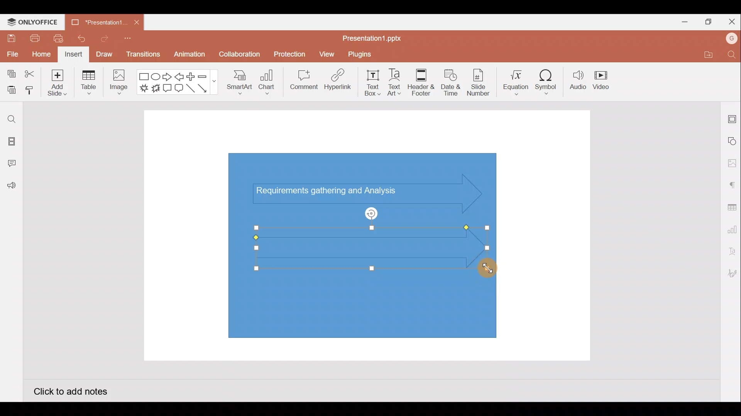 This screenshot has height=416, width=741. I want to click on Collaboration, so click(239, 57).